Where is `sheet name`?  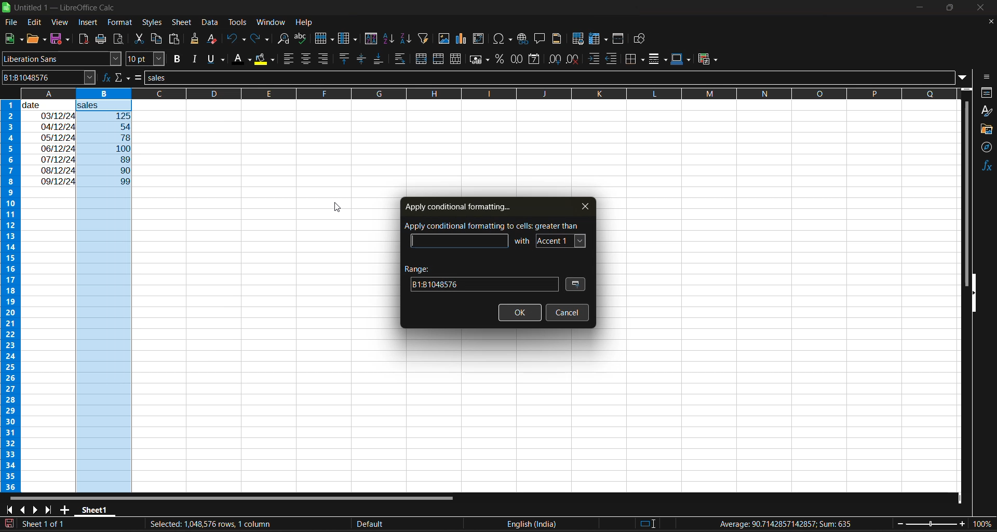
sheet name is located at coordinates (93, 510).